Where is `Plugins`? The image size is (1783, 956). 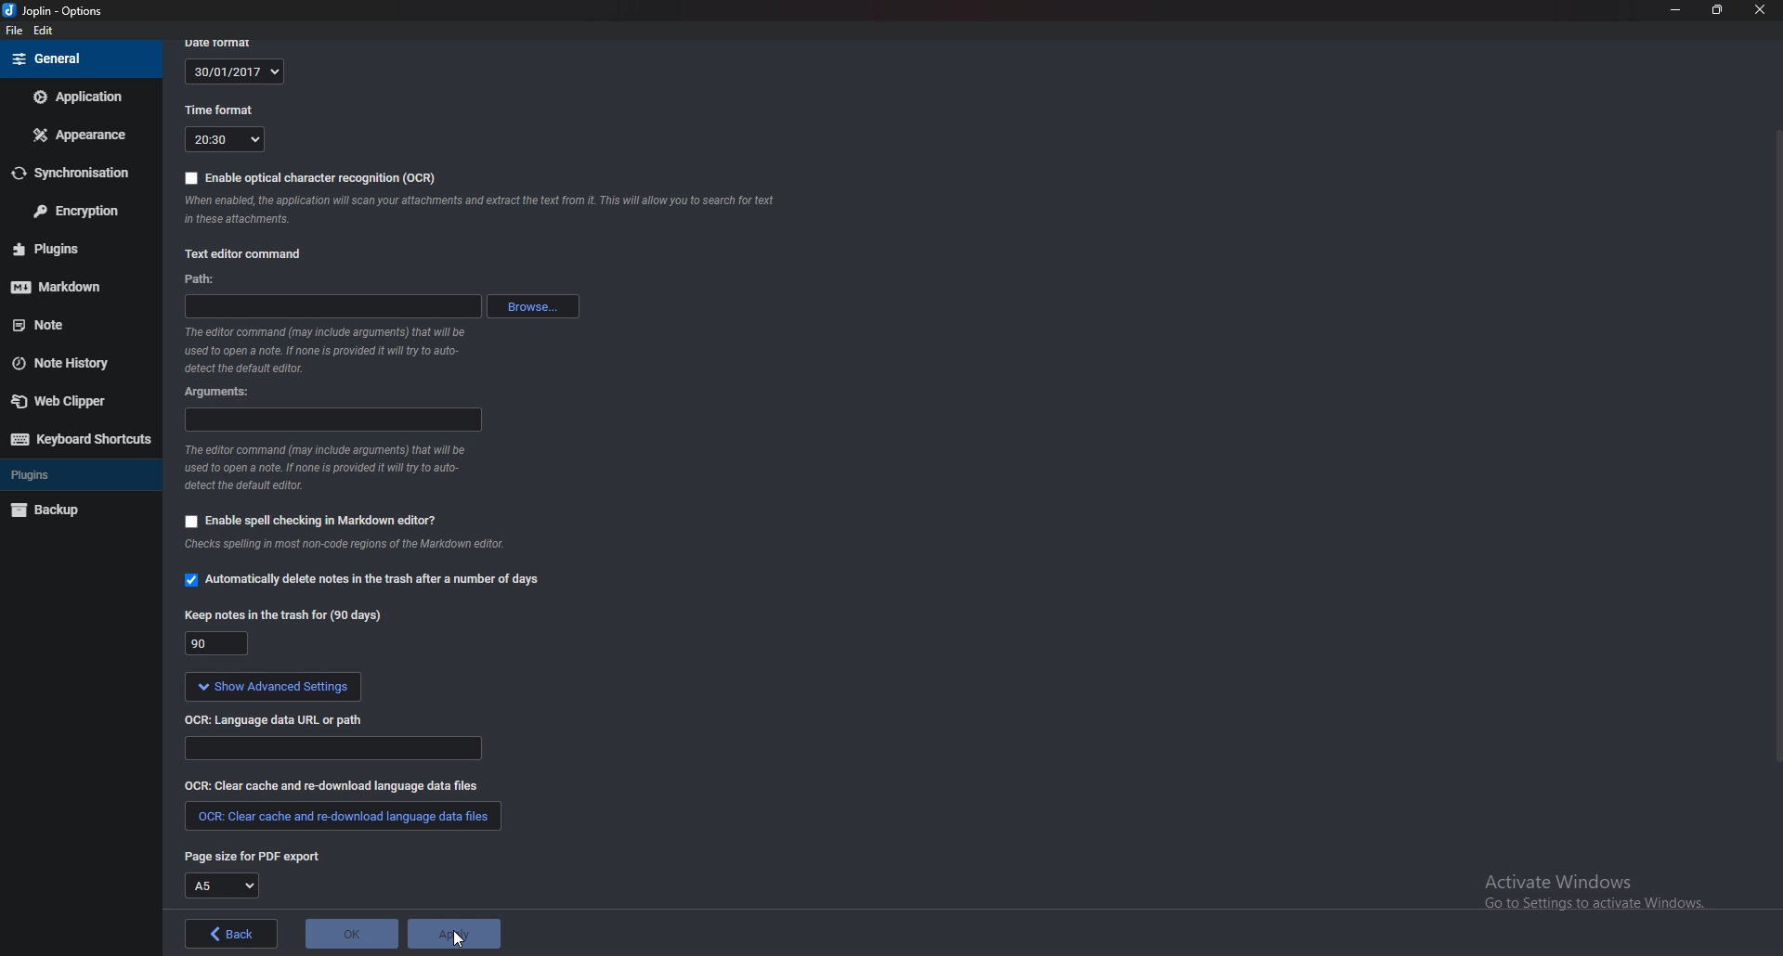 Plugins is located at coordinates (68, 474).